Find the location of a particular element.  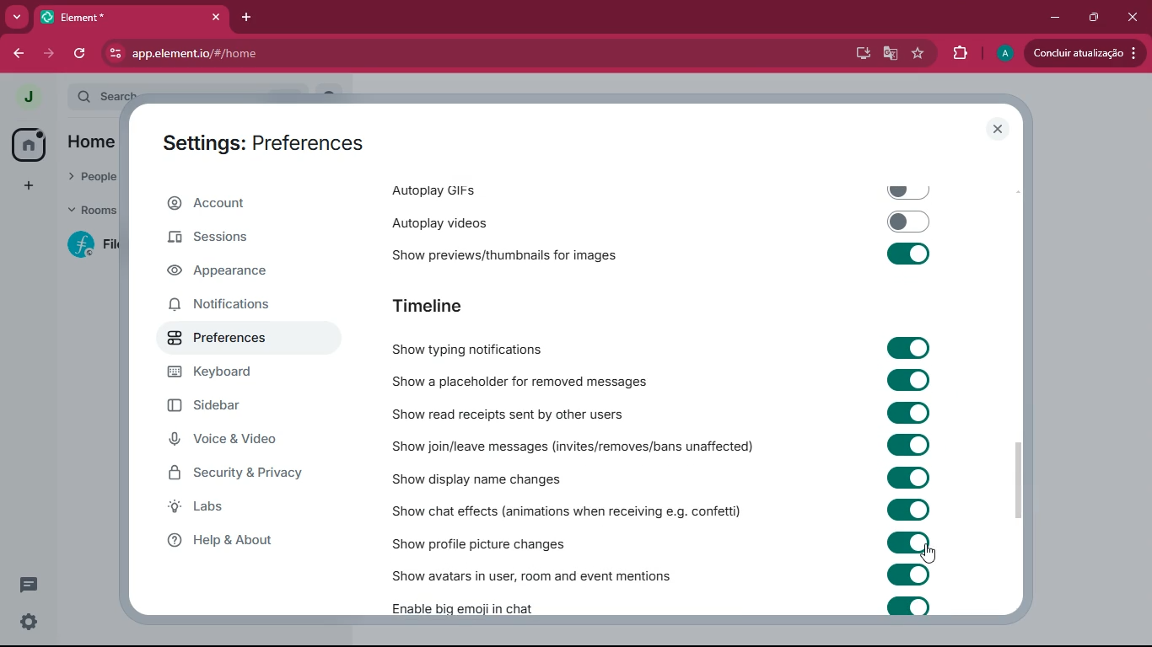

close is located at coordinates (1130, 16).